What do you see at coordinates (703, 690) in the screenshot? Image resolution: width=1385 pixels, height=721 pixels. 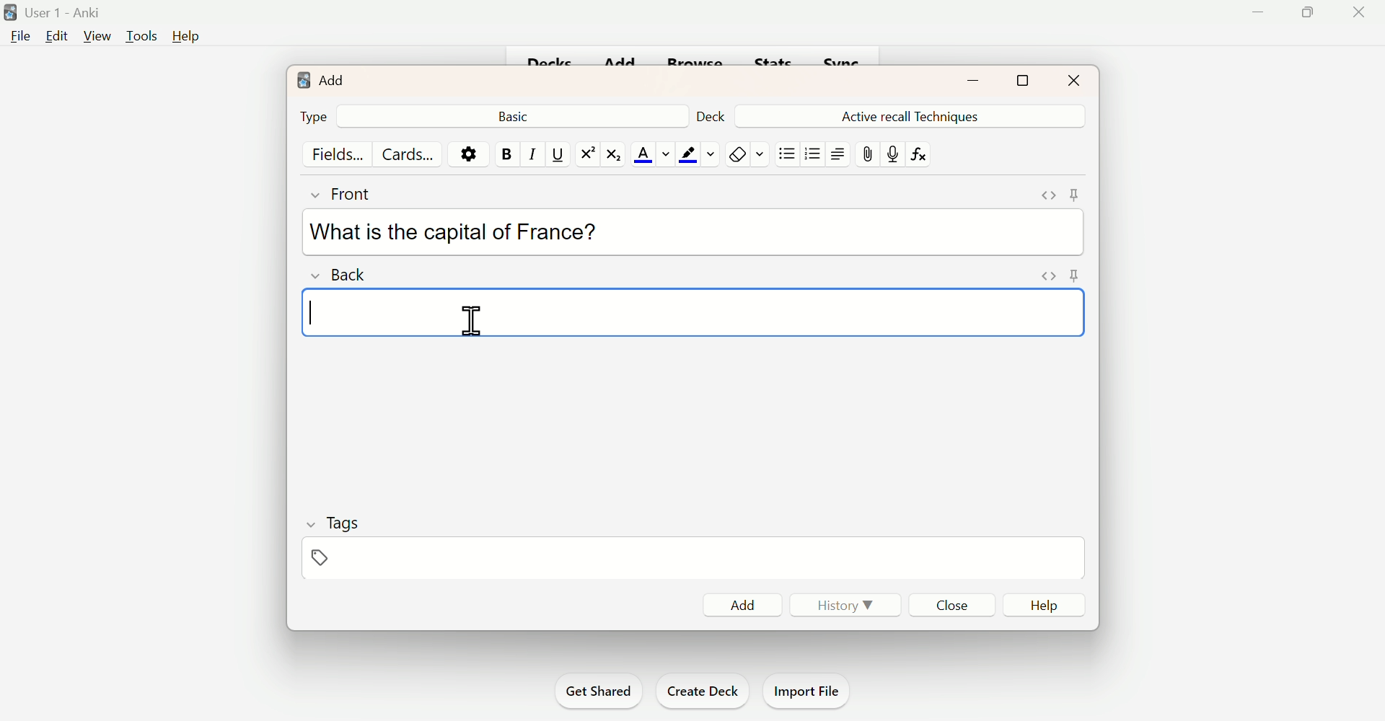 I see `Create Deck` at bounding box center [703, 690].